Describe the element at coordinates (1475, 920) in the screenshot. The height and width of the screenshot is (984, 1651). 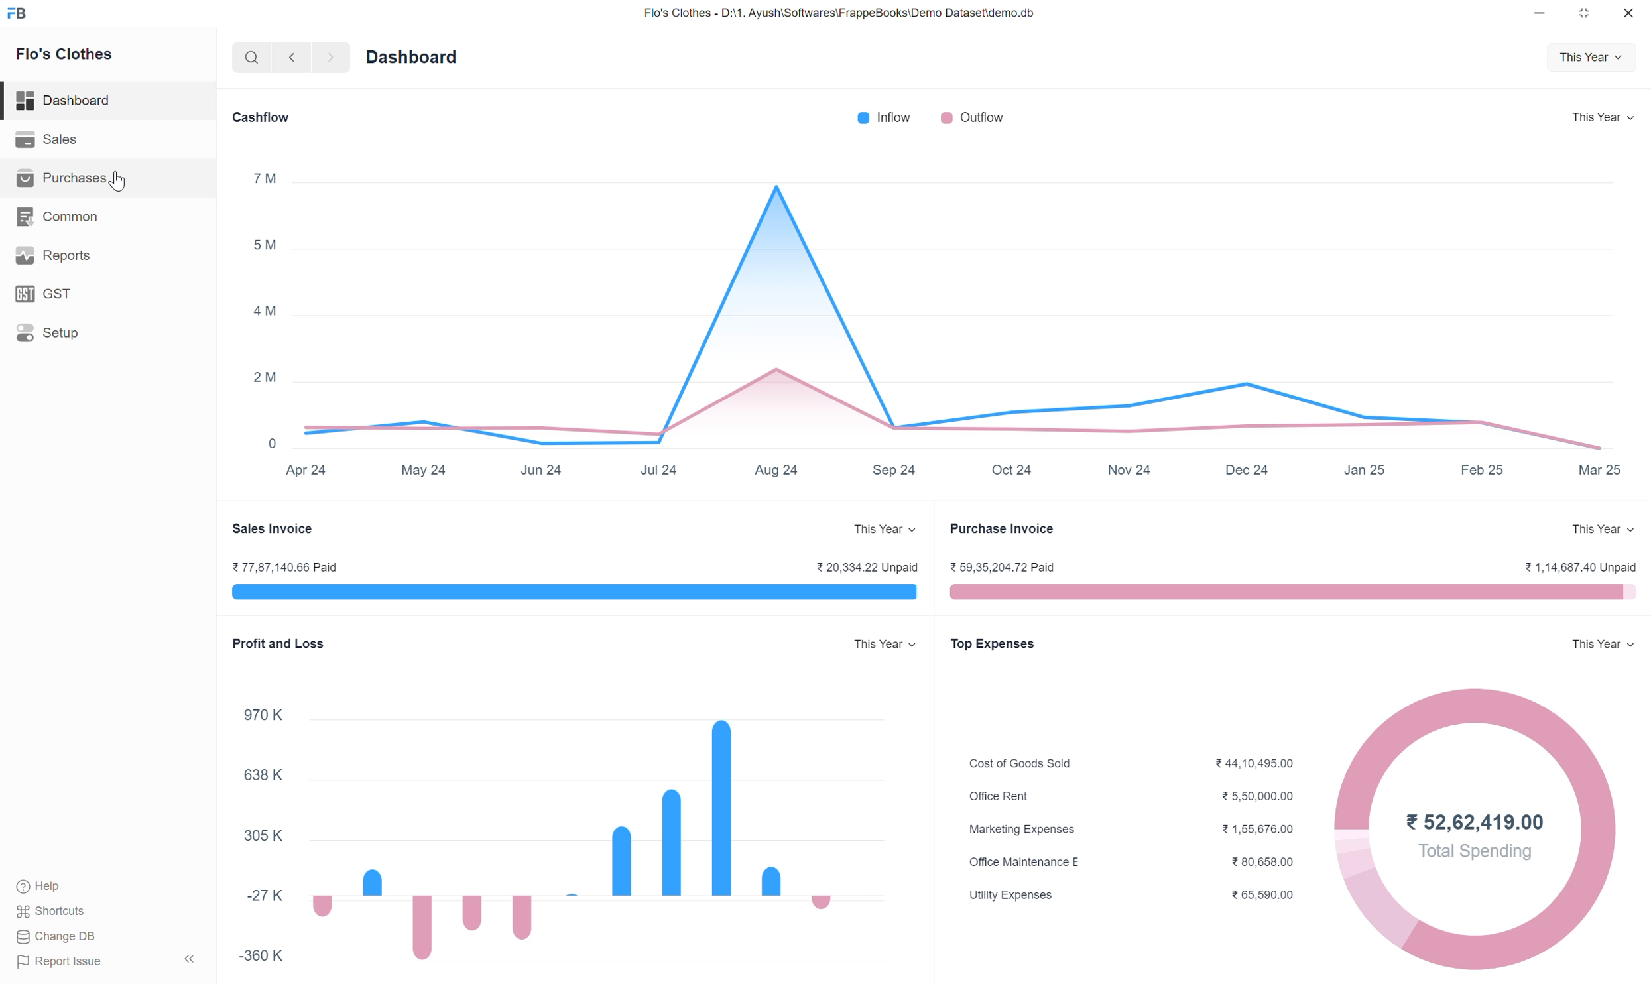
I see `donut chart` at that location.